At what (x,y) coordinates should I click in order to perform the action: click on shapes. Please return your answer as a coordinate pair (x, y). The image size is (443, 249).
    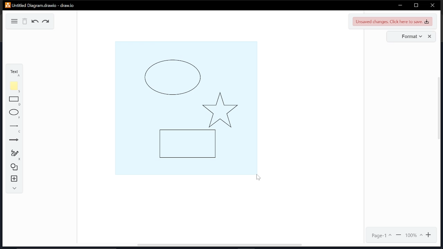
    Looking at the image, I should click on (15, 166).